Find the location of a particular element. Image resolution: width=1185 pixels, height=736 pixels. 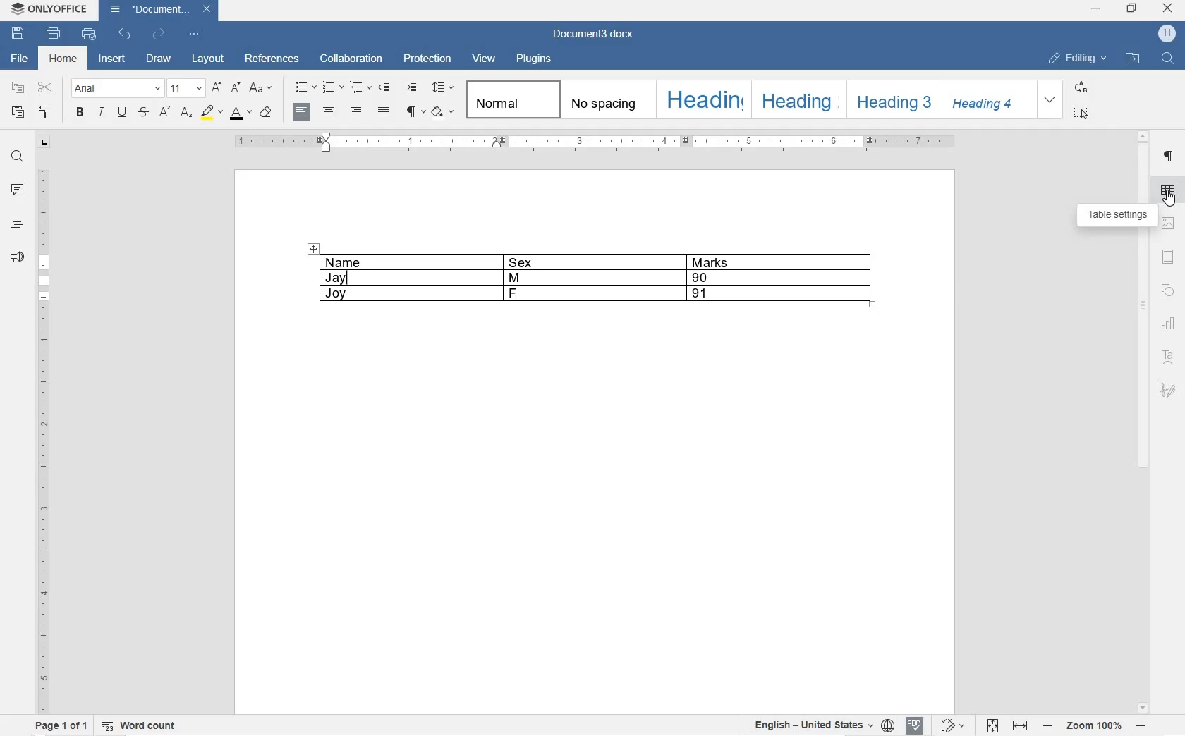

STRIKETHROUGH is located at coordinates (142, 114).